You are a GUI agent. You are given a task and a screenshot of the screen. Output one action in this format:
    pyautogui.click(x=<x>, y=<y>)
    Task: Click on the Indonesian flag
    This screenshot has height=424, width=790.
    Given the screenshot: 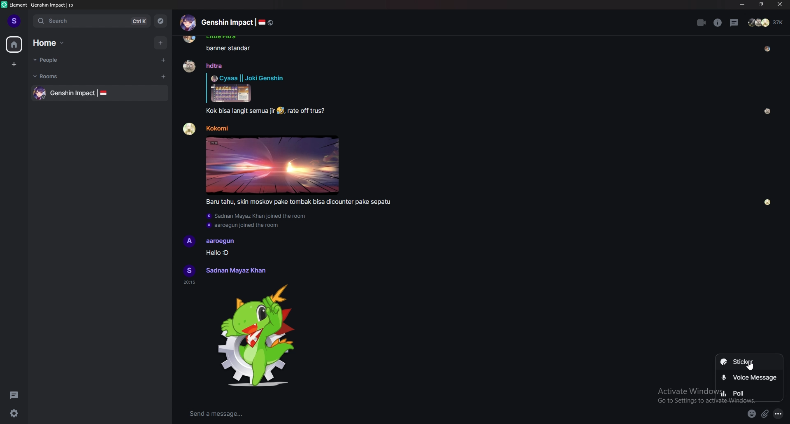 What is the action you would take?
    pyautogui.click(x=262, y=22)
    